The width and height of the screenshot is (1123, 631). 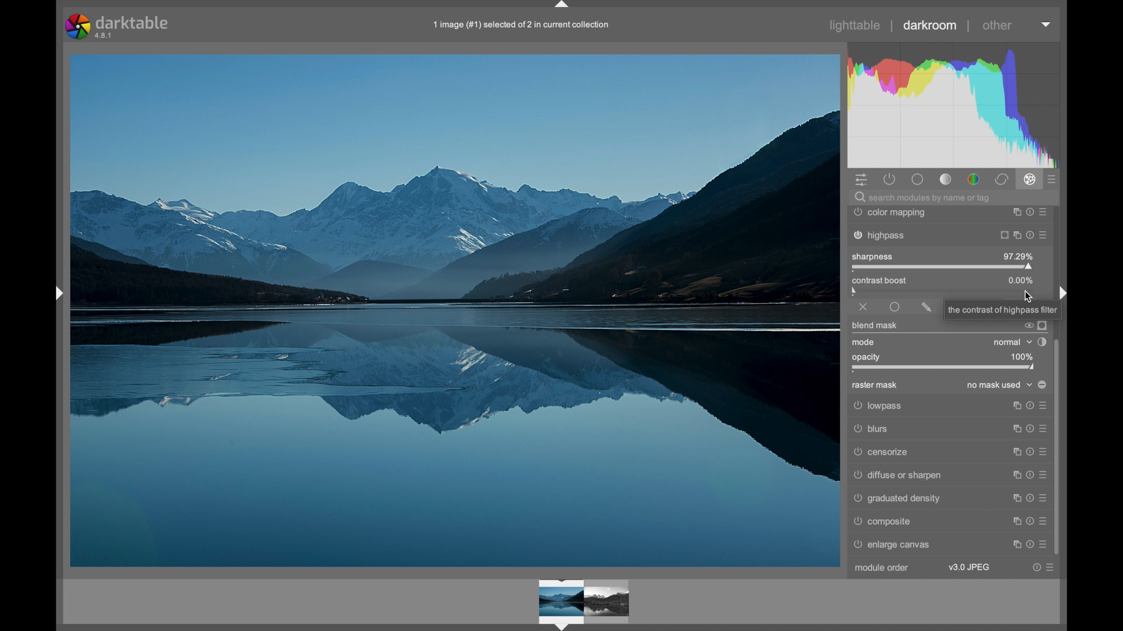 What do you see at coordinates (864, 342) in the screenshot?
I see `mode` at bounding box center [864, 342].